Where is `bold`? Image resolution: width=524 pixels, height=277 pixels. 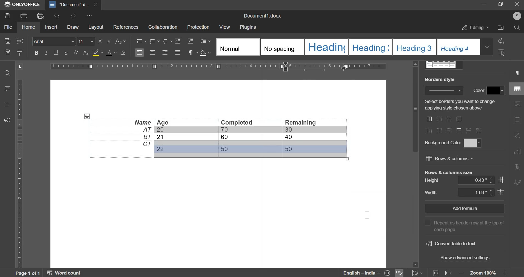
bold is located at coordinates (36, 53).